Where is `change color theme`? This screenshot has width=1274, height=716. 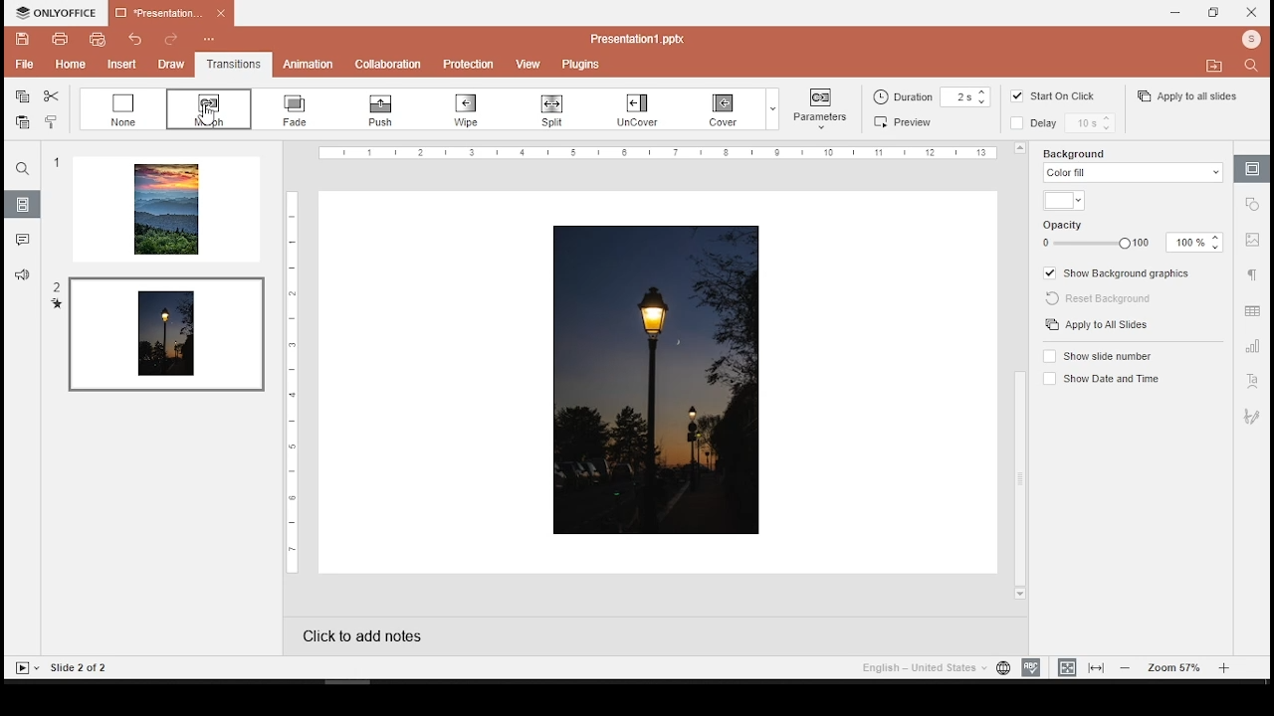
change color theme is located at coordinates (735, 106).